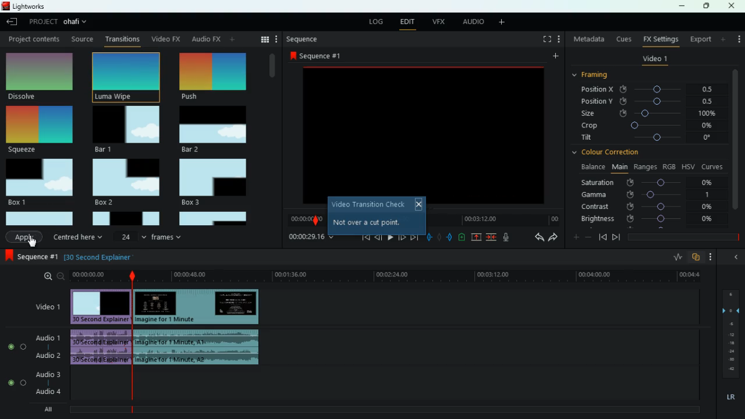 The width and height of the screenshot is (745, 419). What do you see at coordinates (655, 61) in the screenshot?
I see `video 1` at bounding box center [655, 61].